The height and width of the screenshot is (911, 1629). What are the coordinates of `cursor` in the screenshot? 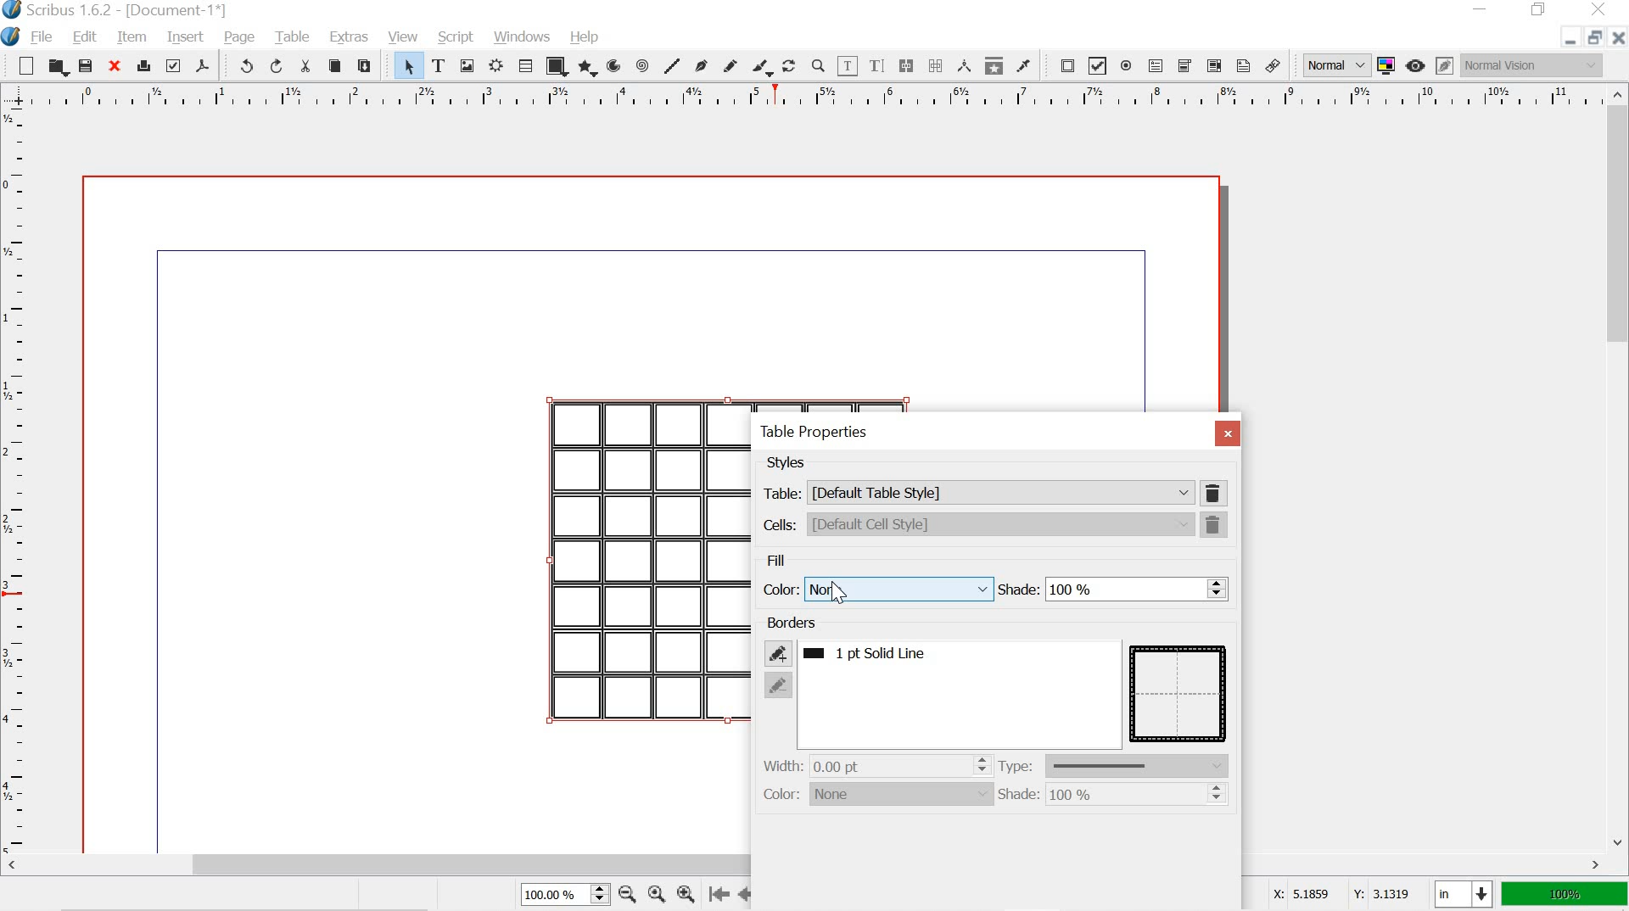 It's located at (842, 595).